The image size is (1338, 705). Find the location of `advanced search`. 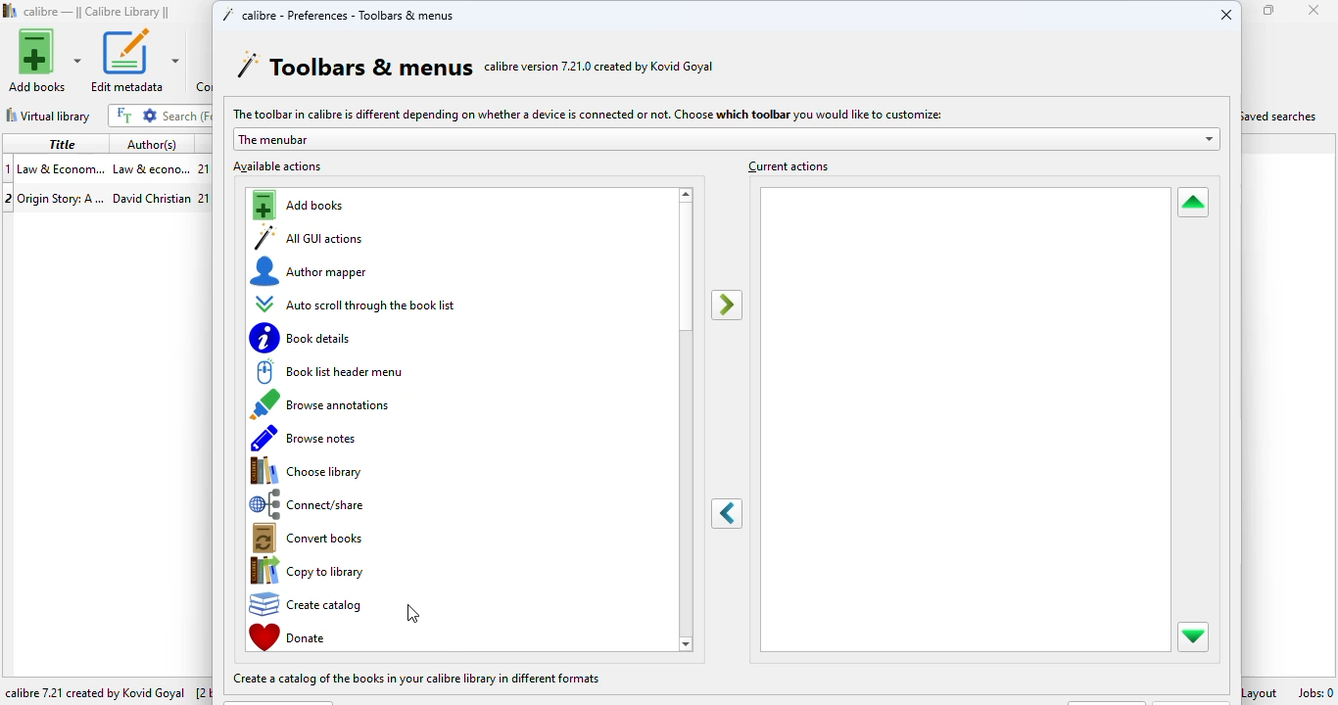

advanced search is located at coordinates (150, 116).